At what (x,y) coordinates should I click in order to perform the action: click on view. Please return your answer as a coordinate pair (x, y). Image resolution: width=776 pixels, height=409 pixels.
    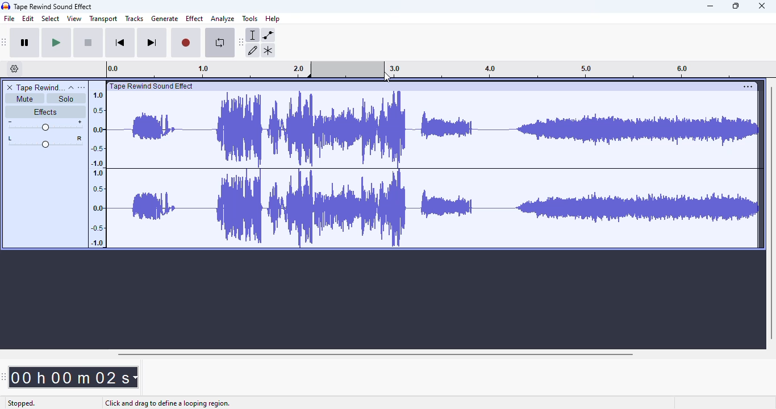
    Looking at the image, I should click on (74, 19).